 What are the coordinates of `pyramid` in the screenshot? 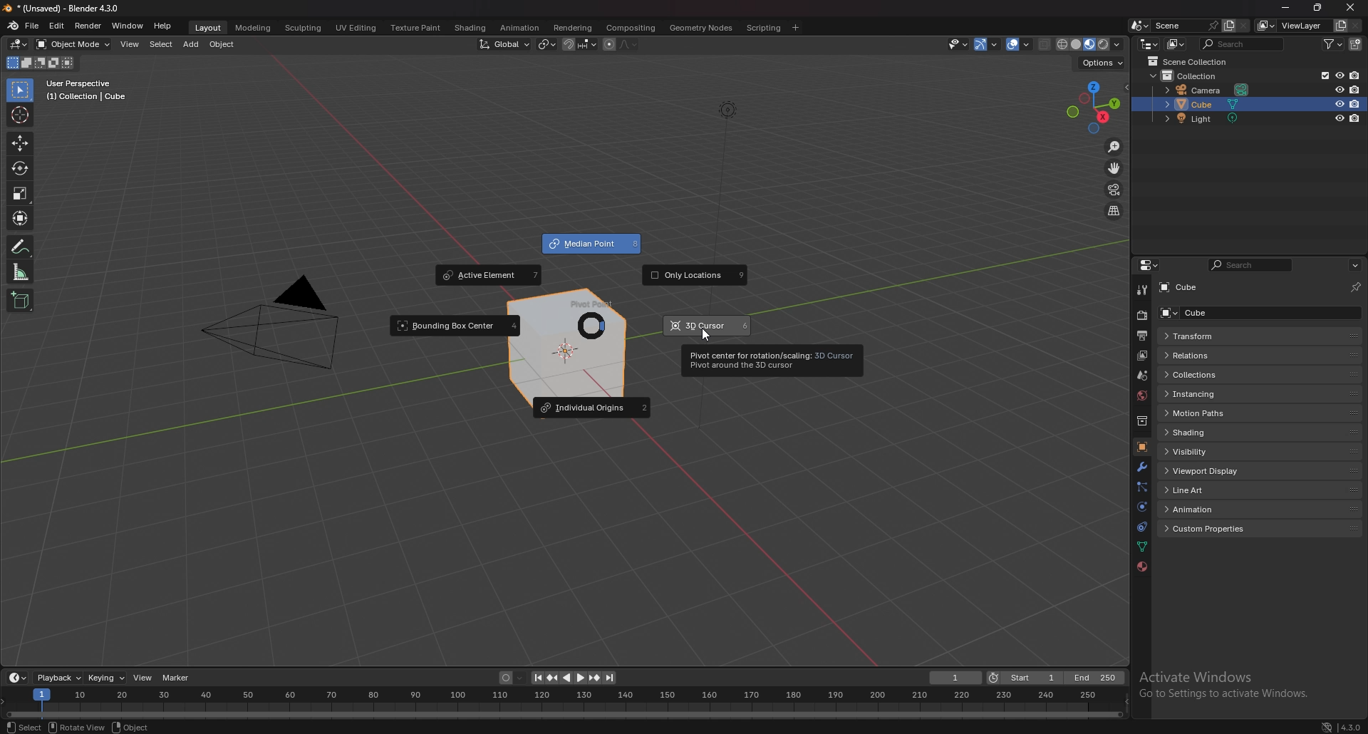 It's located at (269, 323).